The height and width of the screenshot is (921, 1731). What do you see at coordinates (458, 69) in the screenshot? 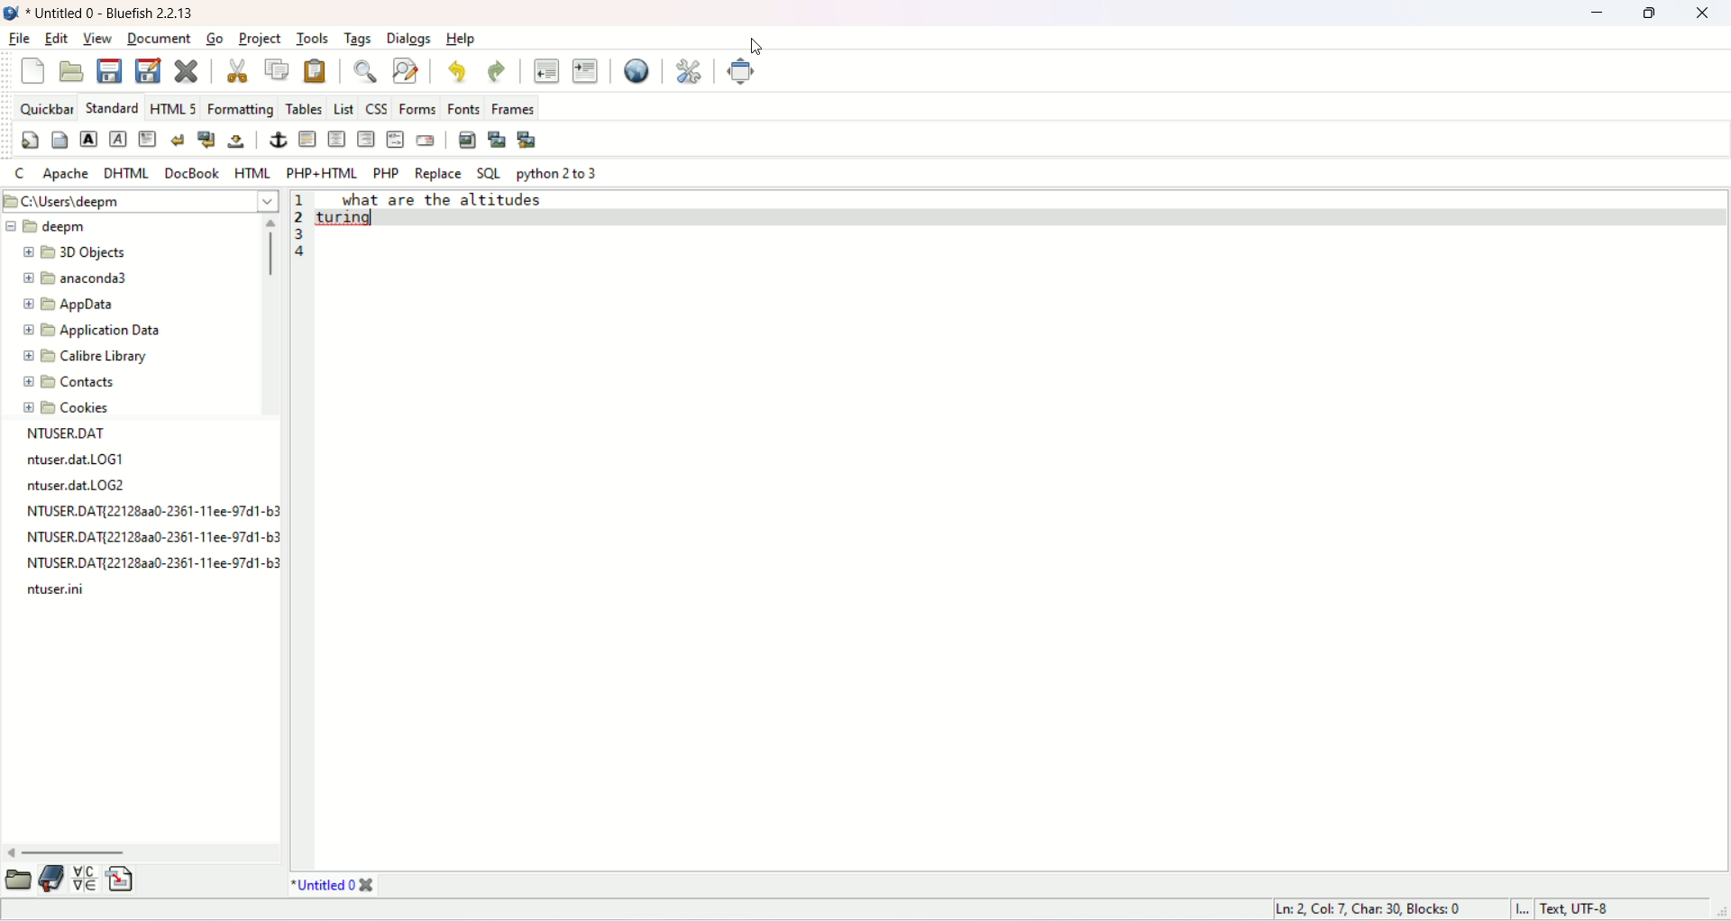
I see `undo` at bounding box center [458, 69].